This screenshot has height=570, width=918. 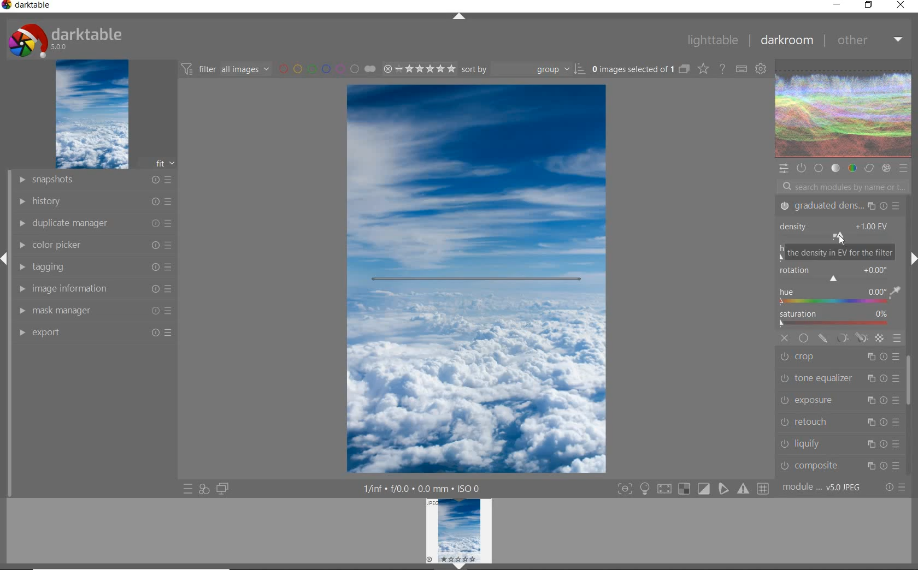 I want to click on MINIMIZE, so click(x=837, y=4).